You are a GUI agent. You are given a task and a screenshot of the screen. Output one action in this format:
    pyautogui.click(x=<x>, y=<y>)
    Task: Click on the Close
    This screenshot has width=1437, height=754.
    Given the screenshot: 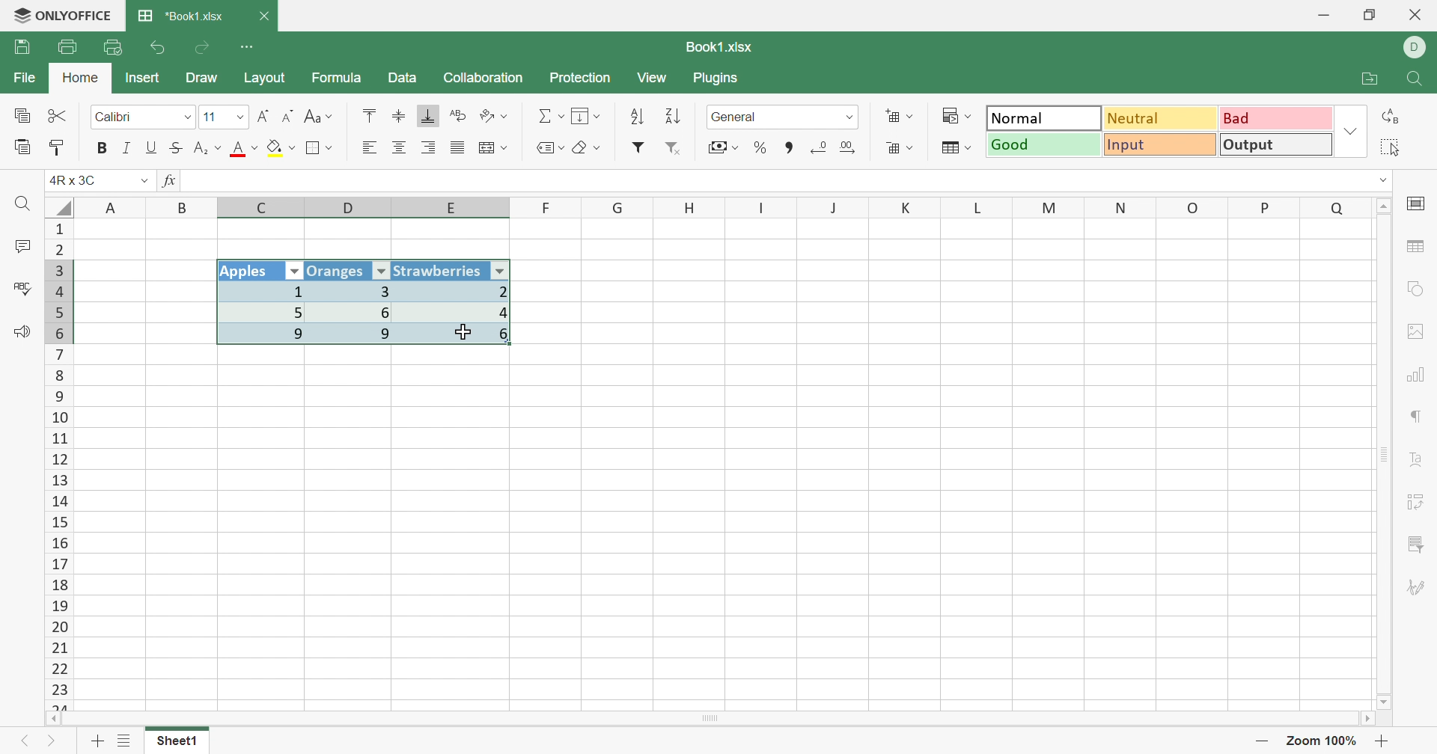 What is the action you would take?
    pyautogui.click(x=1416, y=16)
    